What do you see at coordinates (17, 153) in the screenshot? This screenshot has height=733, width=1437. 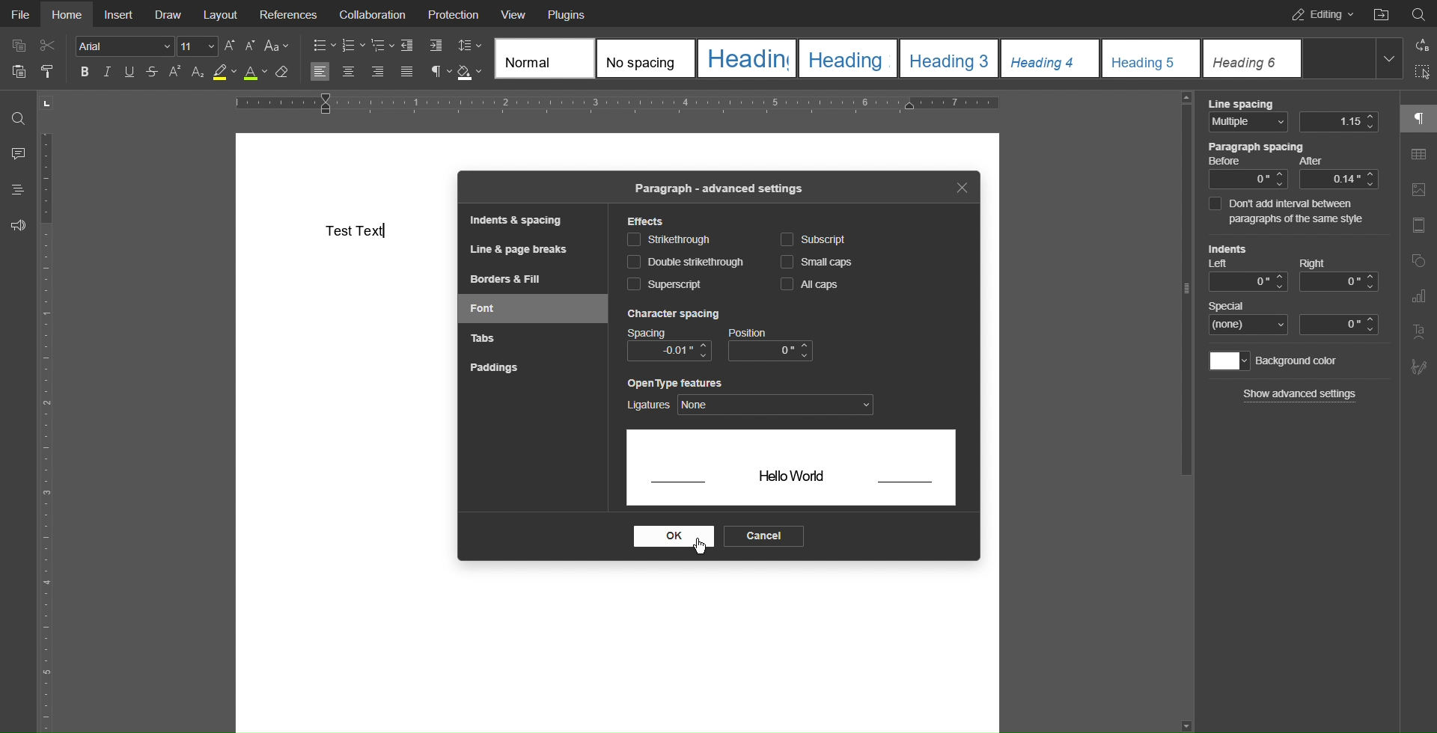 I see `Comment` at bounding box center [17, 153].